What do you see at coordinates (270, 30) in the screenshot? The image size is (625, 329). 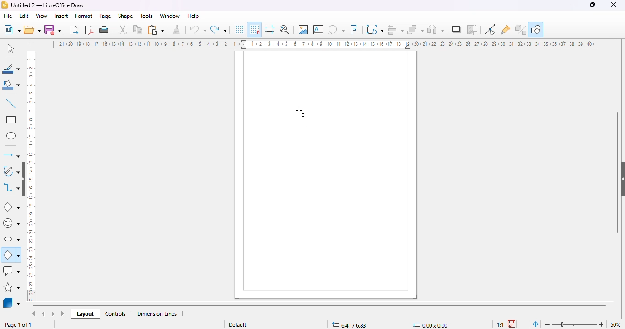 I see `helplines while moving` at bounding box center [270, 30].